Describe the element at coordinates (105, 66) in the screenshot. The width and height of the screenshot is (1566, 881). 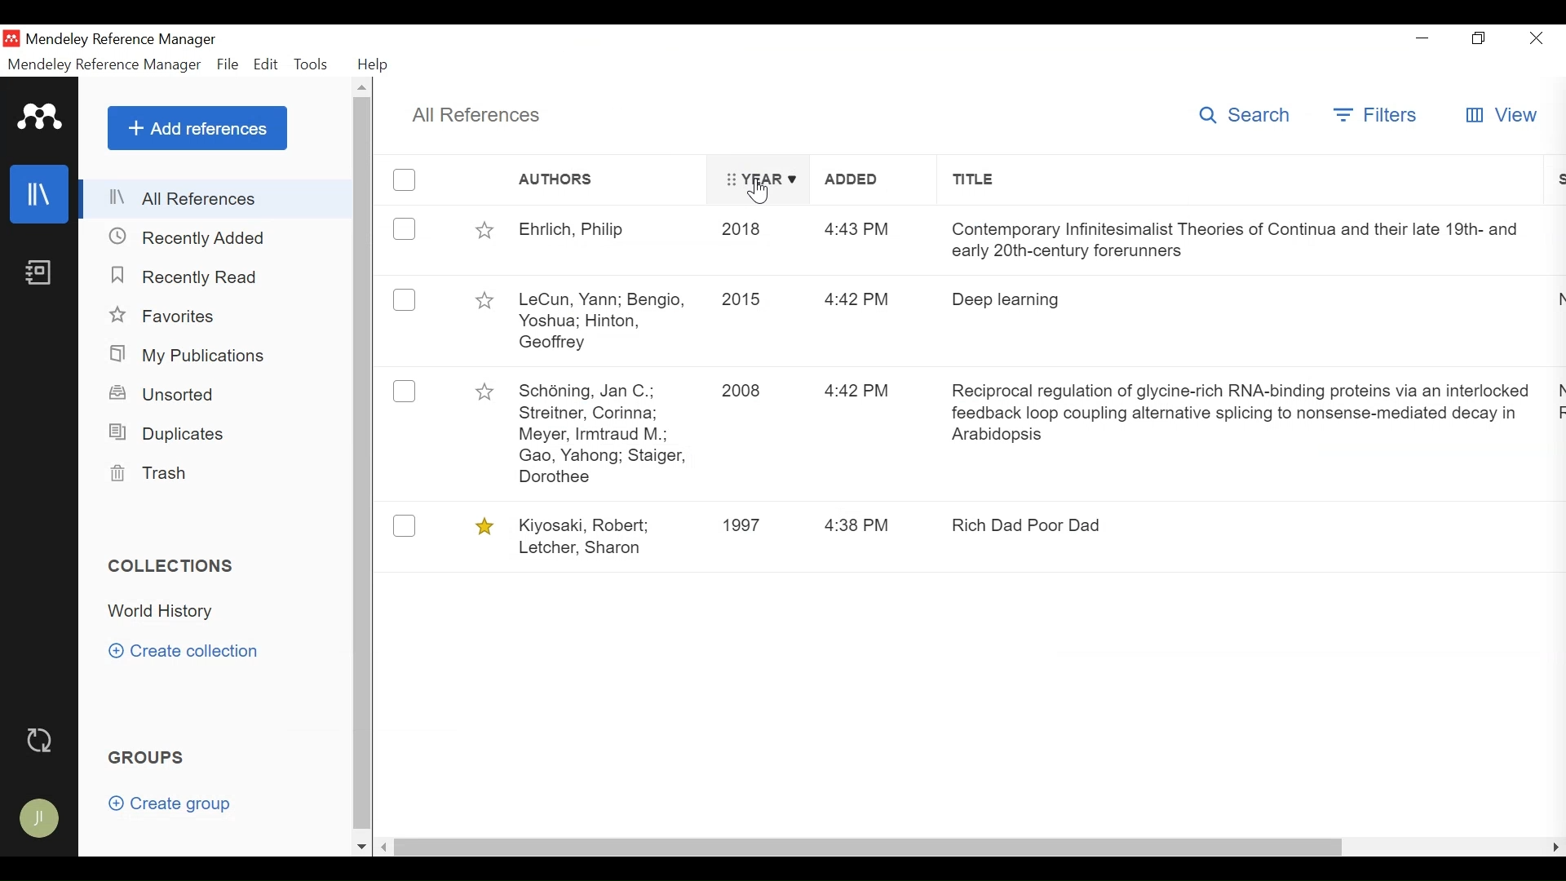
I see `Mendeley Reference Manager` at that location.